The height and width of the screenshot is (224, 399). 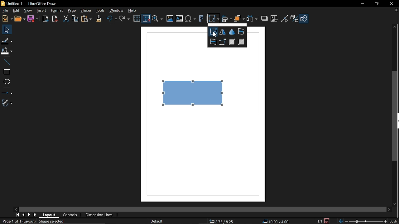 What do you see at coordinates (390, 210) in the screenshot?
I see `Move right` at bounding box center [390, 210].